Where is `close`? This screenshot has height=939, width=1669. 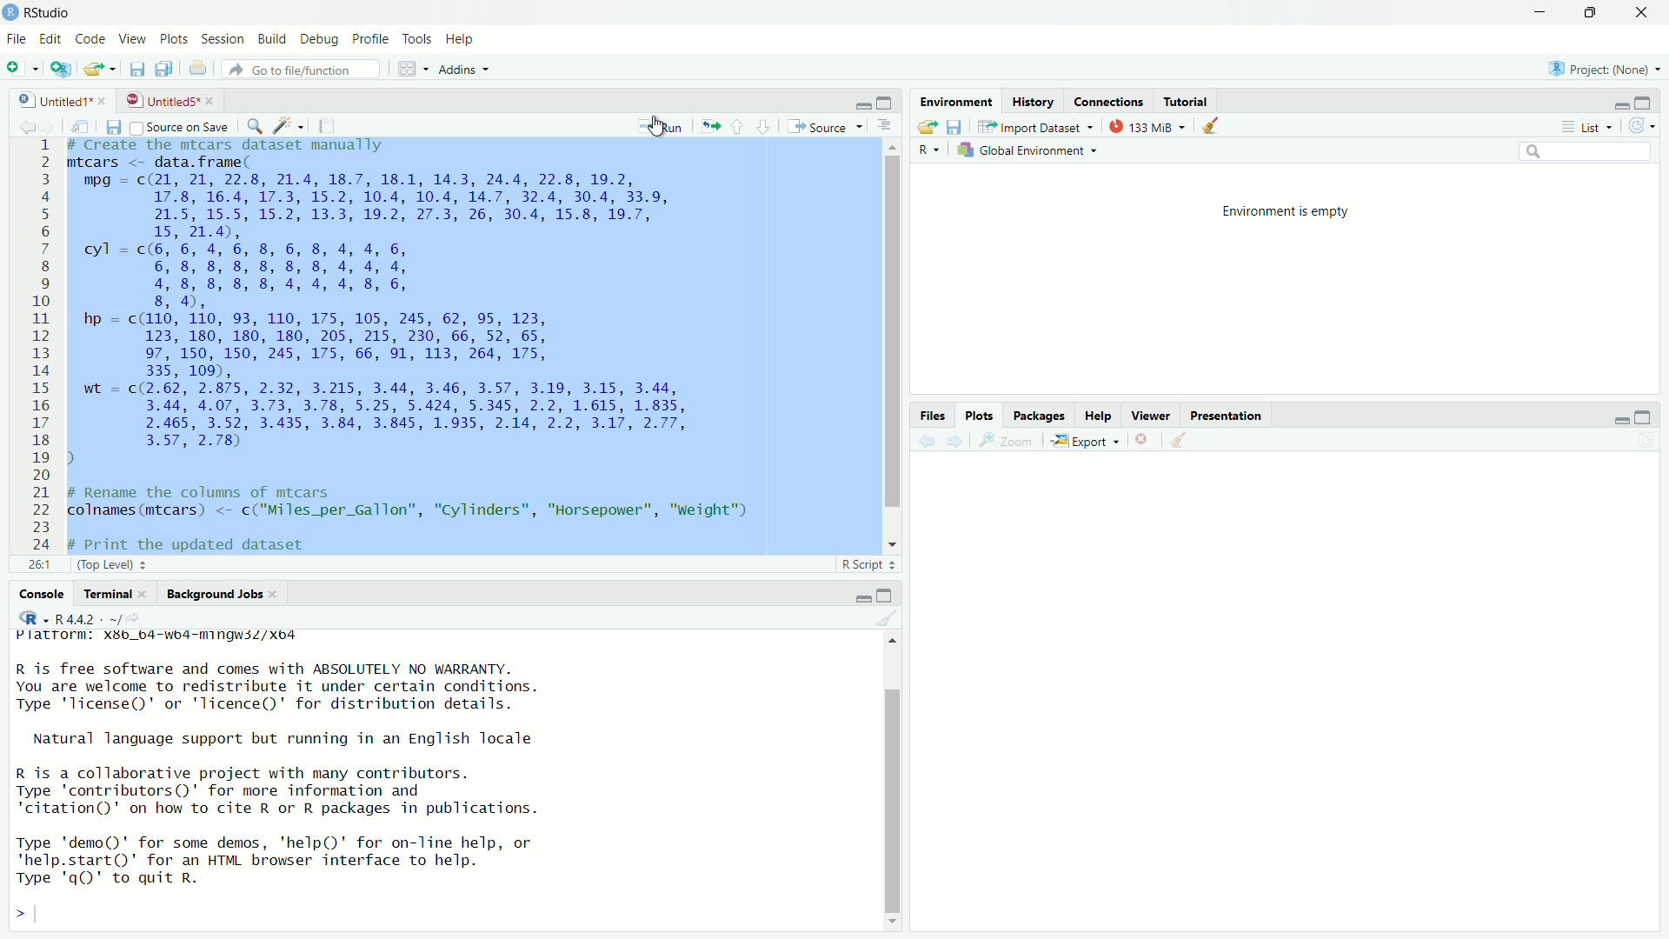
close is located at coordinates (1639, 11).